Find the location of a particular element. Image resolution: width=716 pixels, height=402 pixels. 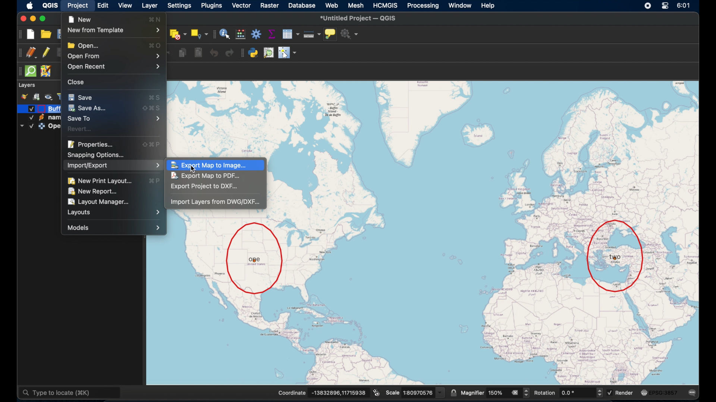

messages is located at coordinates (693, 392).